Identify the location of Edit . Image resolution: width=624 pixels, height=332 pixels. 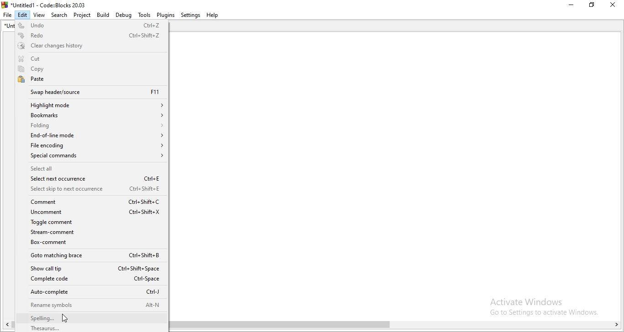
(22, 14).